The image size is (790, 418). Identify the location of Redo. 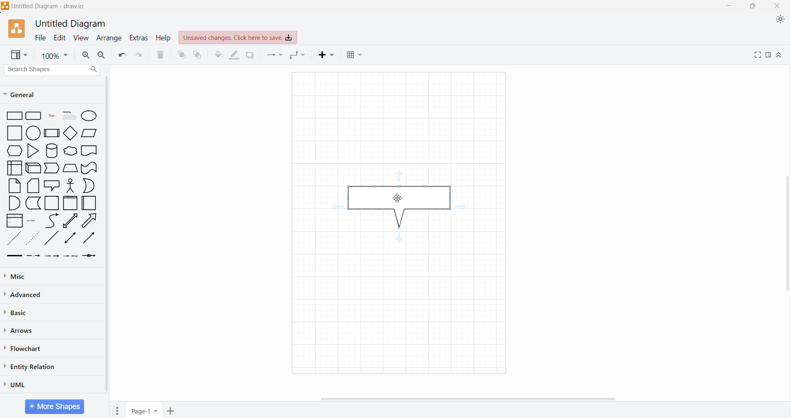
(140, 55).